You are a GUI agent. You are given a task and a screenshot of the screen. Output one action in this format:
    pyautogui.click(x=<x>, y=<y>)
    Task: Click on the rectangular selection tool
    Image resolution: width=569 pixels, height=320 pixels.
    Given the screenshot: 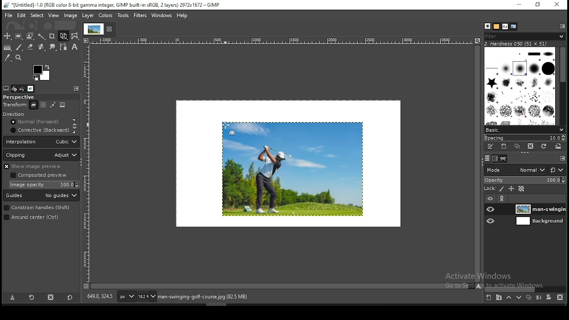 What is the action you would take?
    pyautogui.click(x=20, y=36)
    